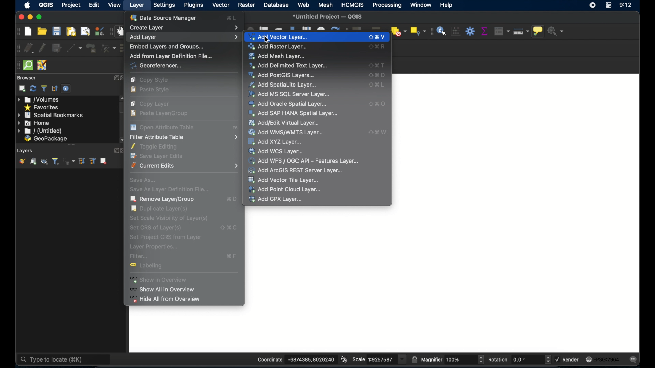  Describe the element at coordinates (503, 31) in the screenshot. I see `open attribute table` at that location.